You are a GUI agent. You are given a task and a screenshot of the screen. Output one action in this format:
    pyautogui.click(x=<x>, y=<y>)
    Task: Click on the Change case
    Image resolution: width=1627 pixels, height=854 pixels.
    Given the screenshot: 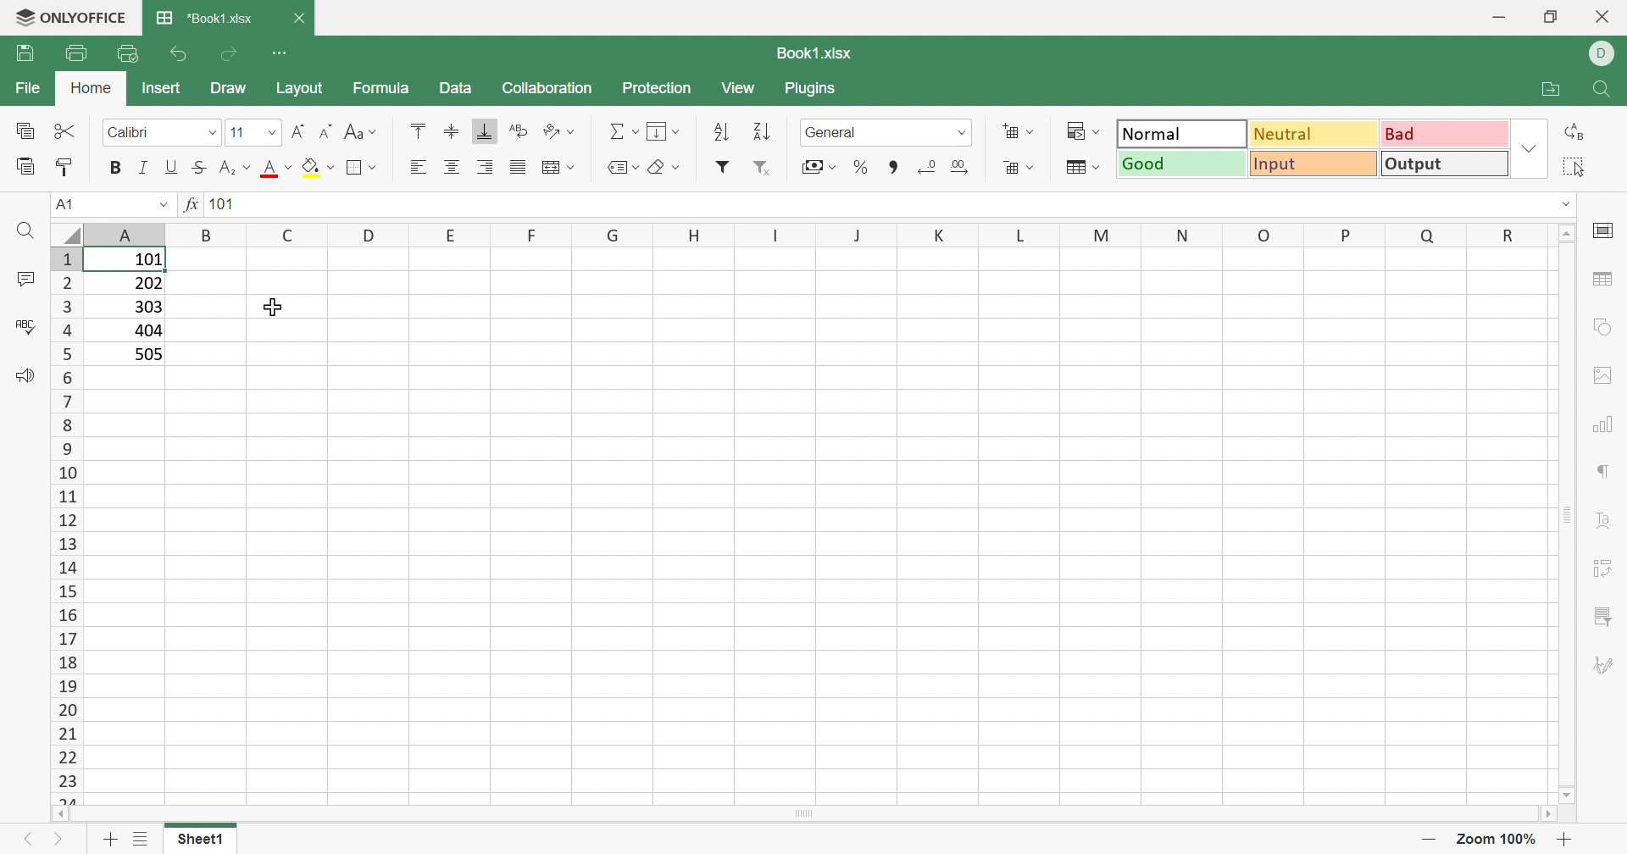 What is the action you would take?
    pyautogui.click(x=364, y=134)
    